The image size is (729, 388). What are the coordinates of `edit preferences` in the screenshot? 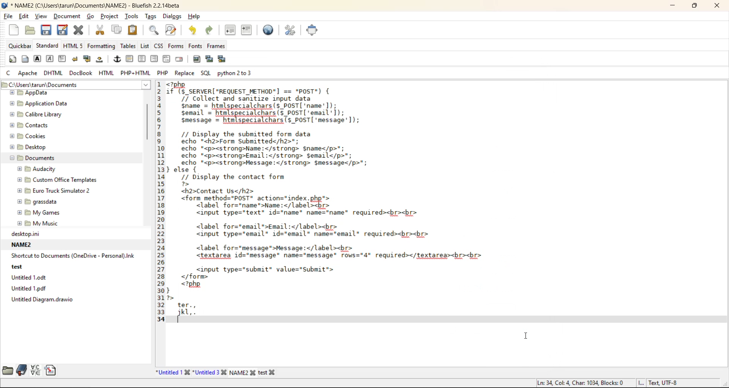 It's located at (292, 31).